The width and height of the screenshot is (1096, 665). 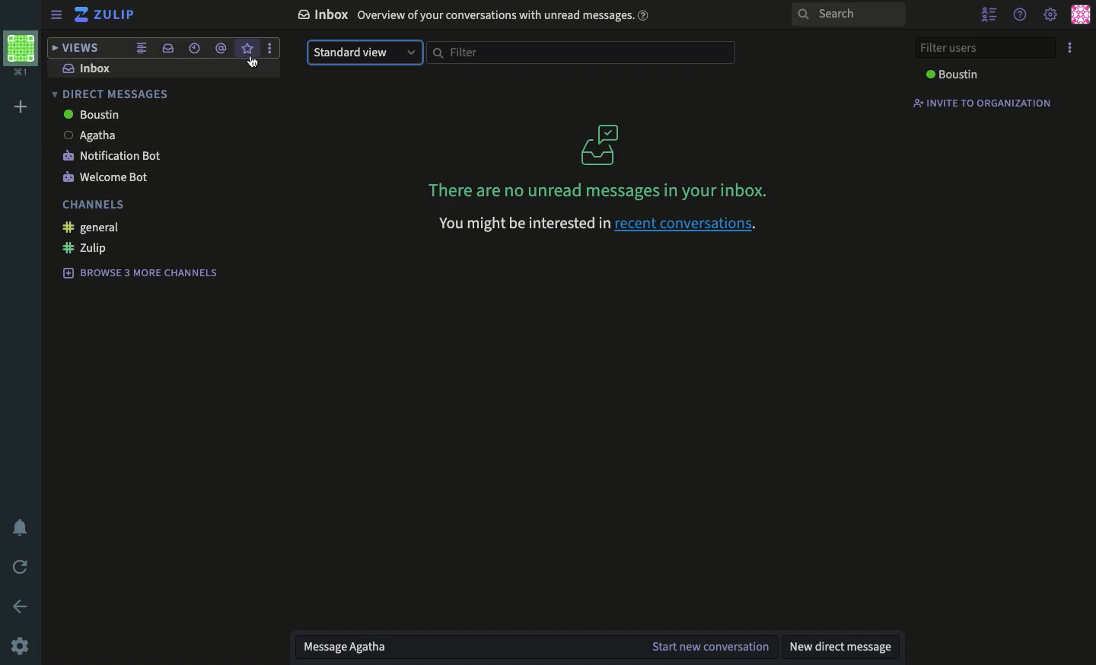 What do you see at coordinates (107, 157) in the screenshot?
I see `notification bot` at bounding box center [107, 157].